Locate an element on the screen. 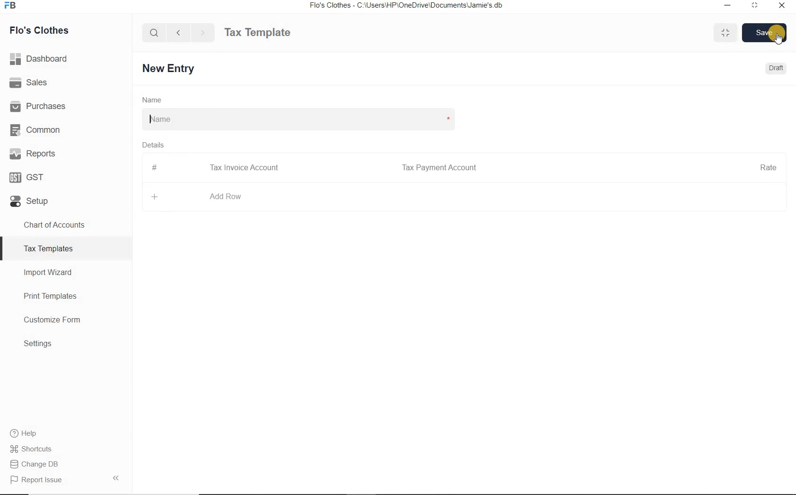 The height and width of the screenshot is (495, 796). Search Bar is located at coordinates (154, 32).